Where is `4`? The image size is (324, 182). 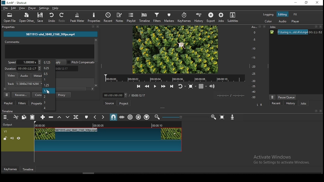 4 is located at coordinates (49, 108).